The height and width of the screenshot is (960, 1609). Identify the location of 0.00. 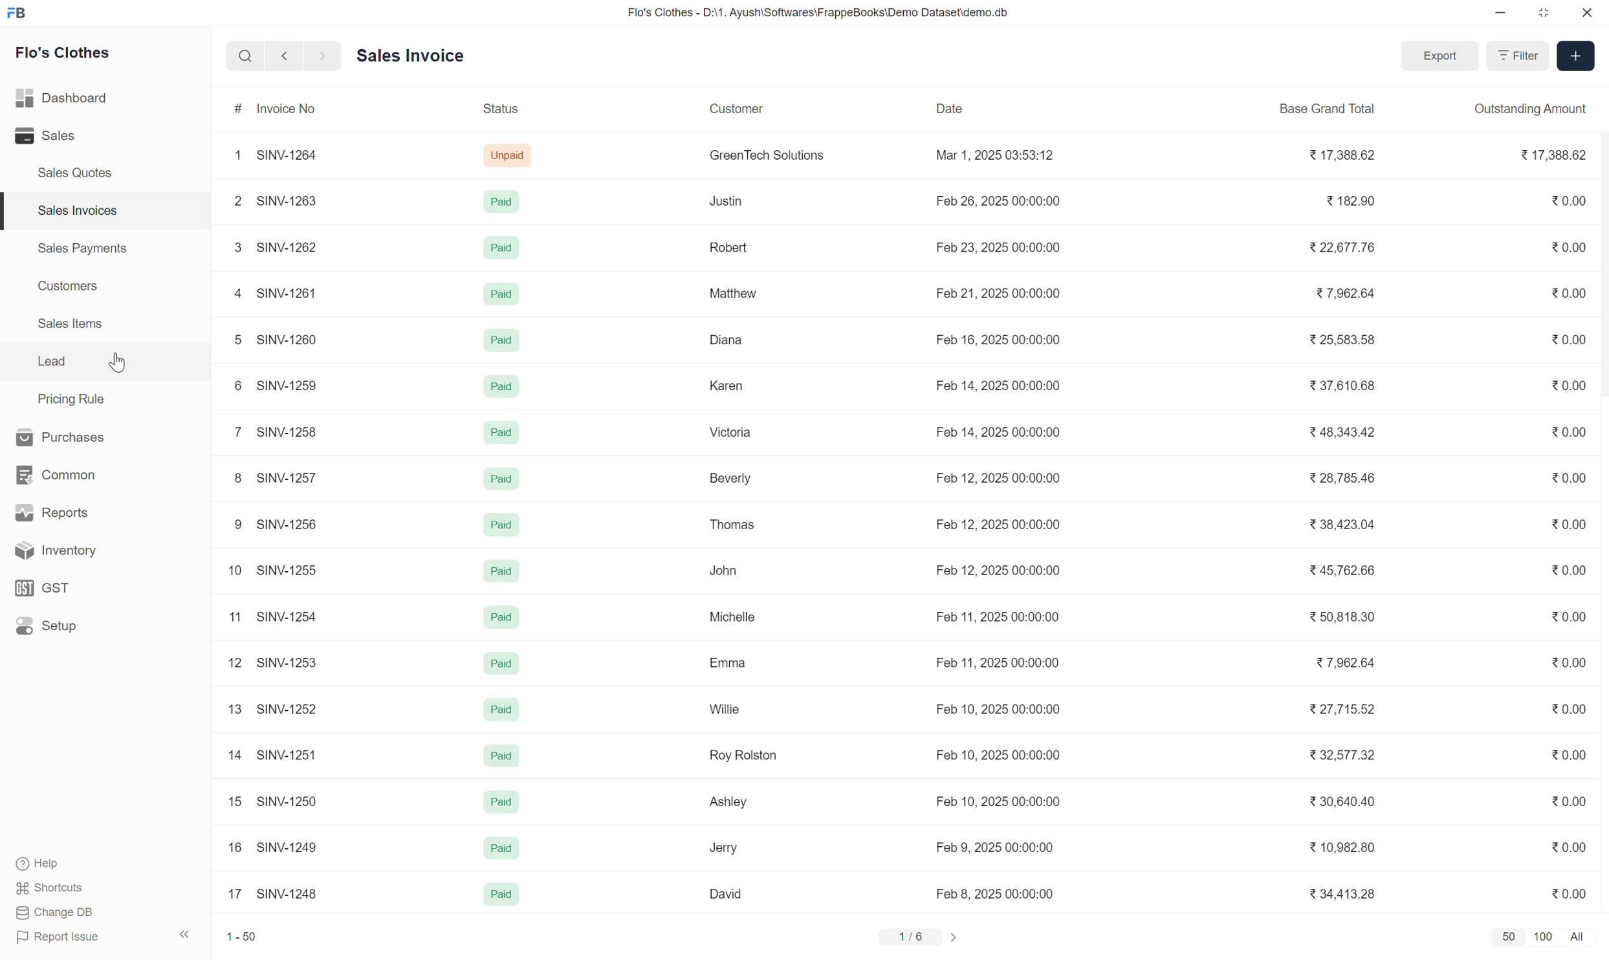
(1573, 248).